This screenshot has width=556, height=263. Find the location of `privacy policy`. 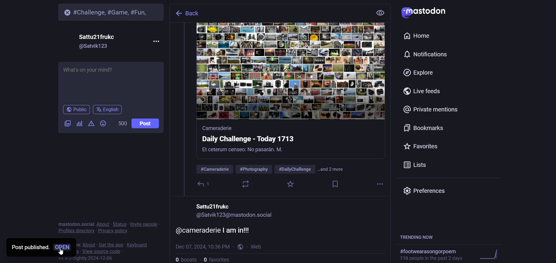

privacy policy is located at coordinates (112, 231).